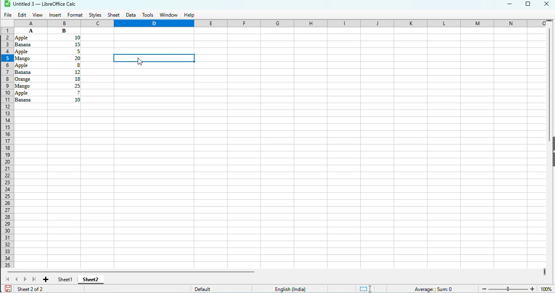  Describe the element at coordinates (55, 15) in the screenshot. I see `insert` at that location.